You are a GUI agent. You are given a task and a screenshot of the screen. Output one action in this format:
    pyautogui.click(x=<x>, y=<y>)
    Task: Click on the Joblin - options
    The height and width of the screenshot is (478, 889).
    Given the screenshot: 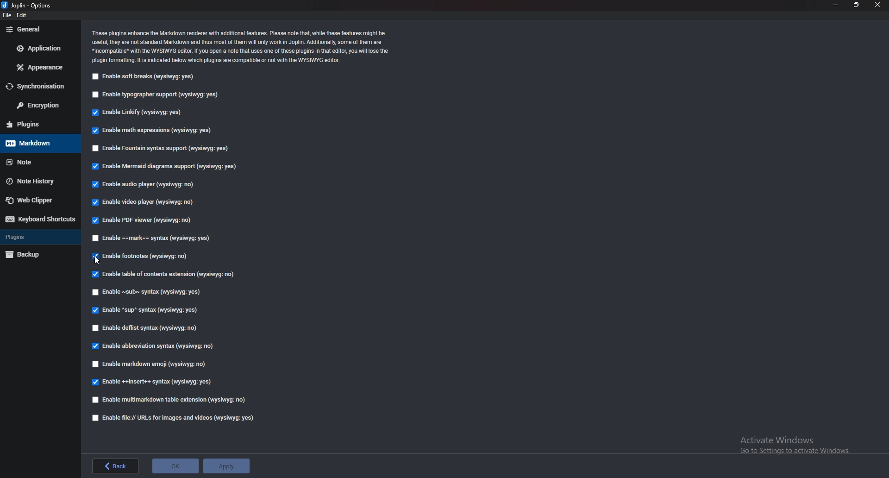 What is the action you would take?
    pyautogui.click(x=29, y=6)
    